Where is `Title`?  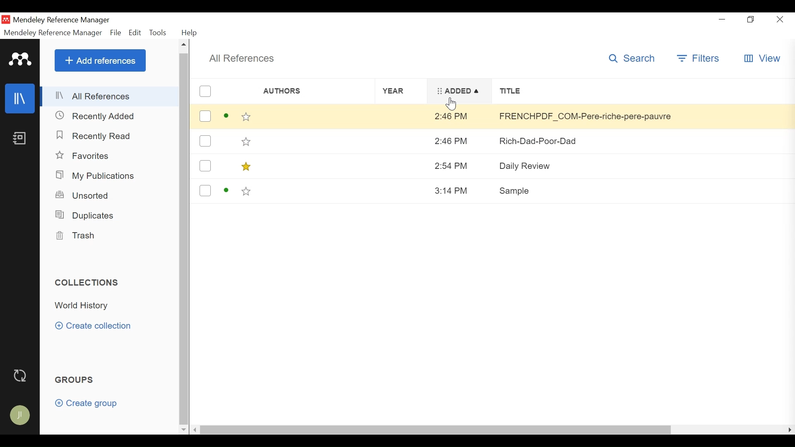
Title is located at coordinates (641, 91).